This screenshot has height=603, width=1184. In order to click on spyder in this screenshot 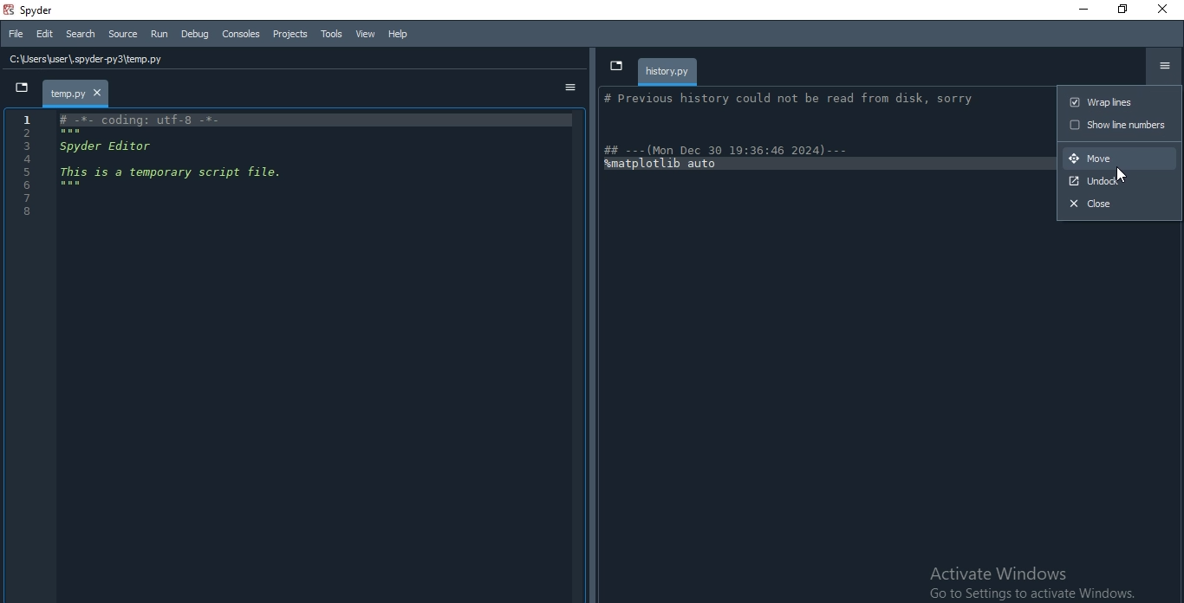, I will do `click(35, 10)`.